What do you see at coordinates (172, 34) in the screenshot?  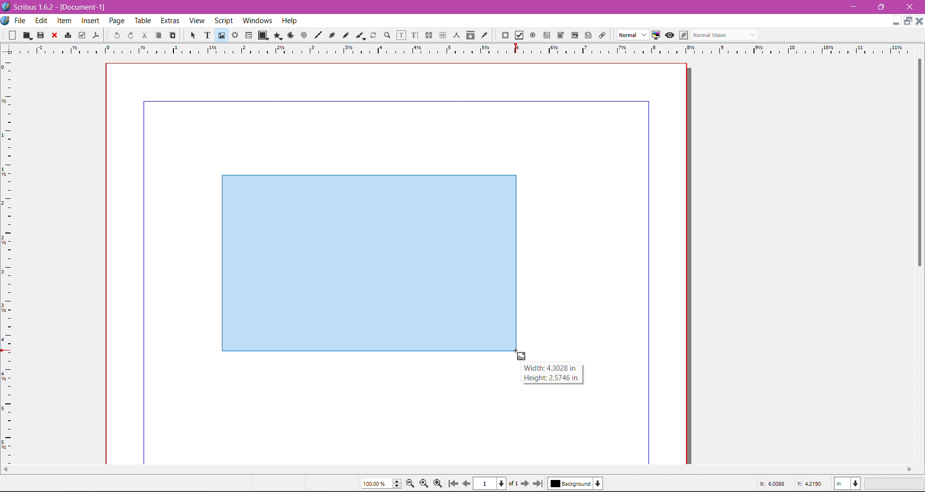 I see `Paste` at bounding box center [172, 34].